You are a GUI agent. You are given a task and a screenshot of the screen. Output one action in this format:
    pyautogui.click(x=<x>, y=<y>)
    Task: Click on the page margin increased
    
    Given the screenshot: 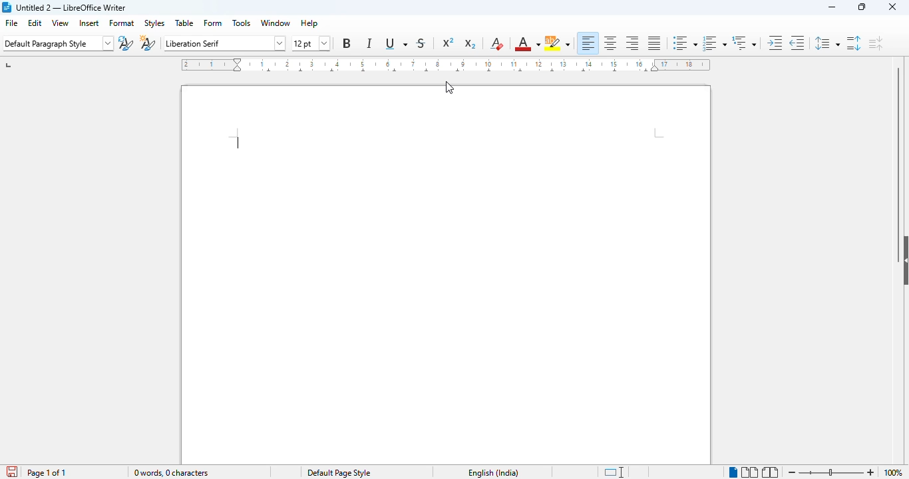 What is the action you would take?
    pyautogui.click(x=235, y=142)
    